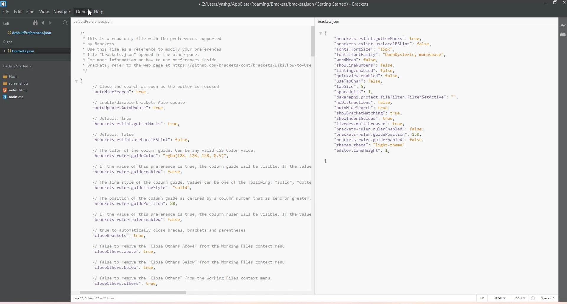  What do you see at coordinates (519, 297) in the screenshot?
I see `JSON` at bounding box center [519, 297].